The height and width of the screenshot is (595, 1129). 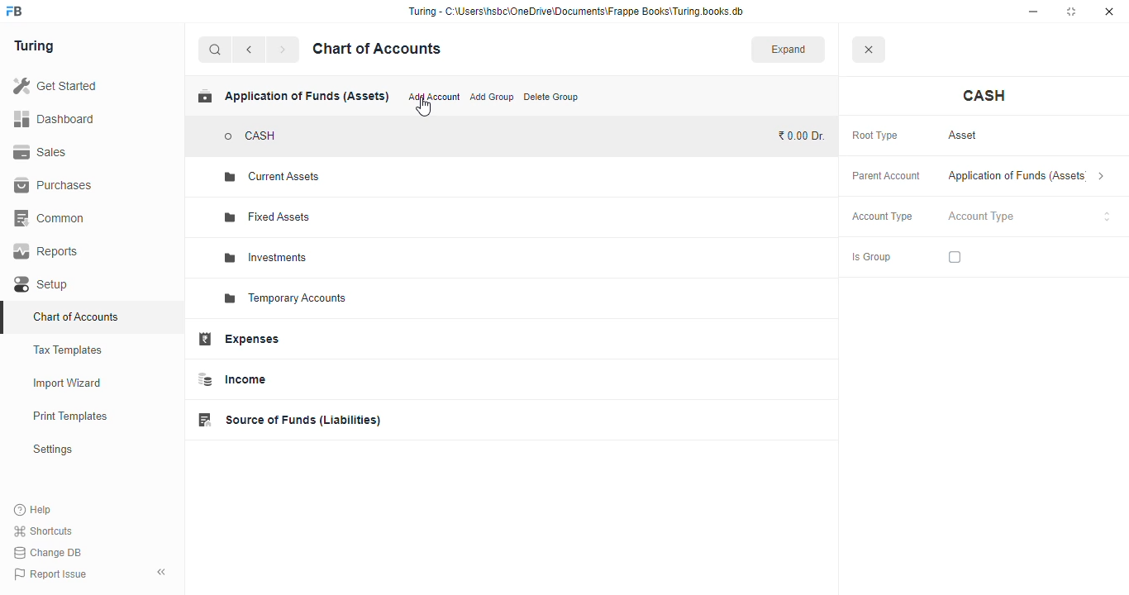 I want to click on fixed assets, so click(x=269, y=217).